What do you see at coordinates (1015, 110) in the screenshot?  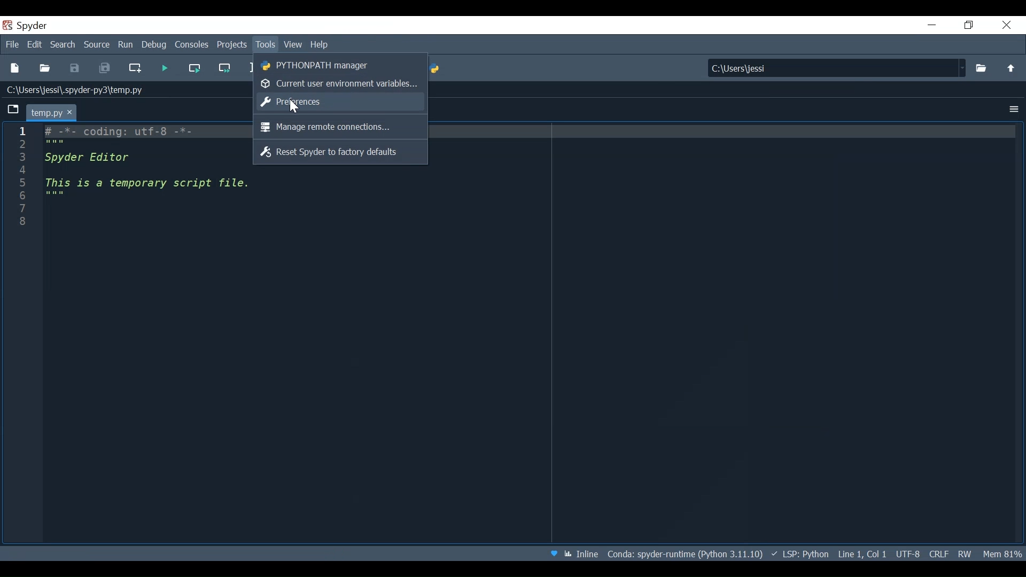 I see `Options` at bounding box center [1015, 110].